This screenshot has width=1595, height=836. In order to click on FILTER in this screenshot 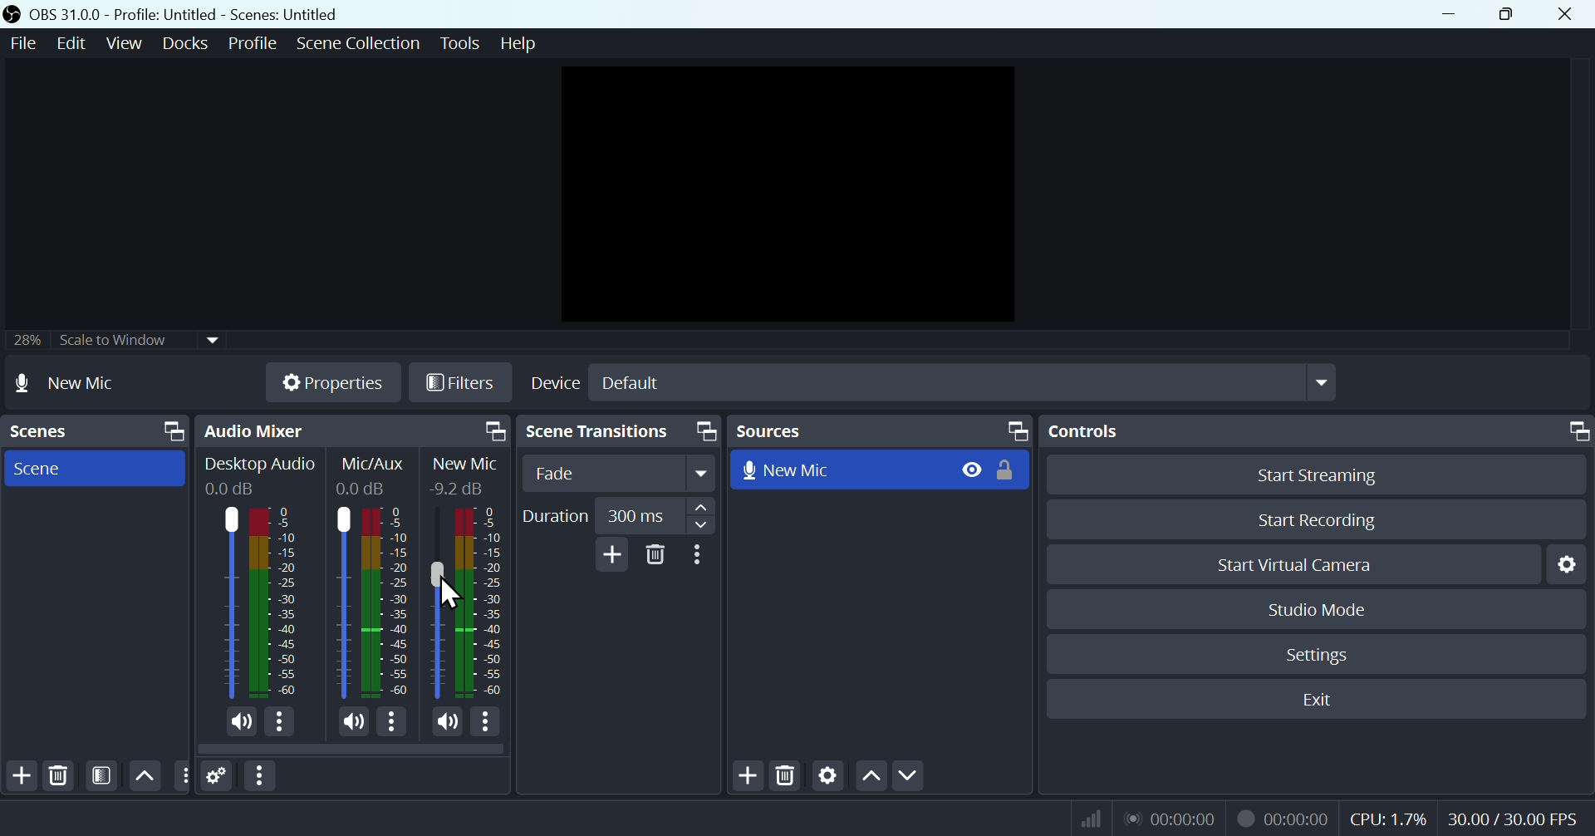, I will do `click(99, 775)`.